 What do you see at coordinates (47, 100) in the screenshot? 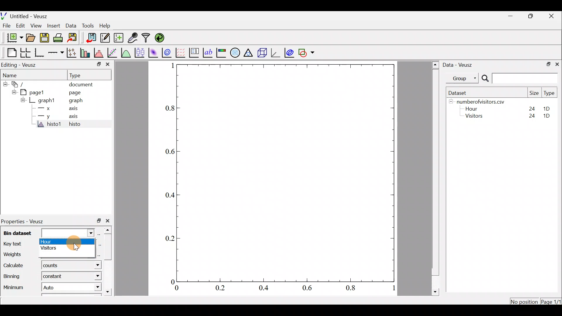
I see `graph1` at bounding box center [47, 100].